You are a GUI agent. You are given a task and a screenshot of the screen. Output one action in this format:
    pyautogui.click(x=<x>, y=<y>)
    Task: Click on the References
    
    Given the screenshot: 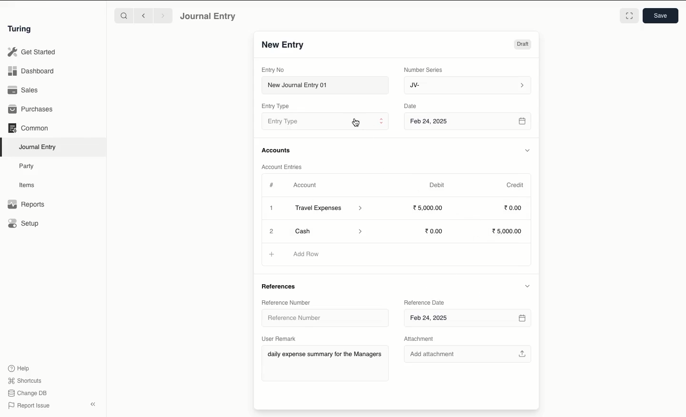 What is the action you would take?
    pyautogui.click(x=282, y=286)
    